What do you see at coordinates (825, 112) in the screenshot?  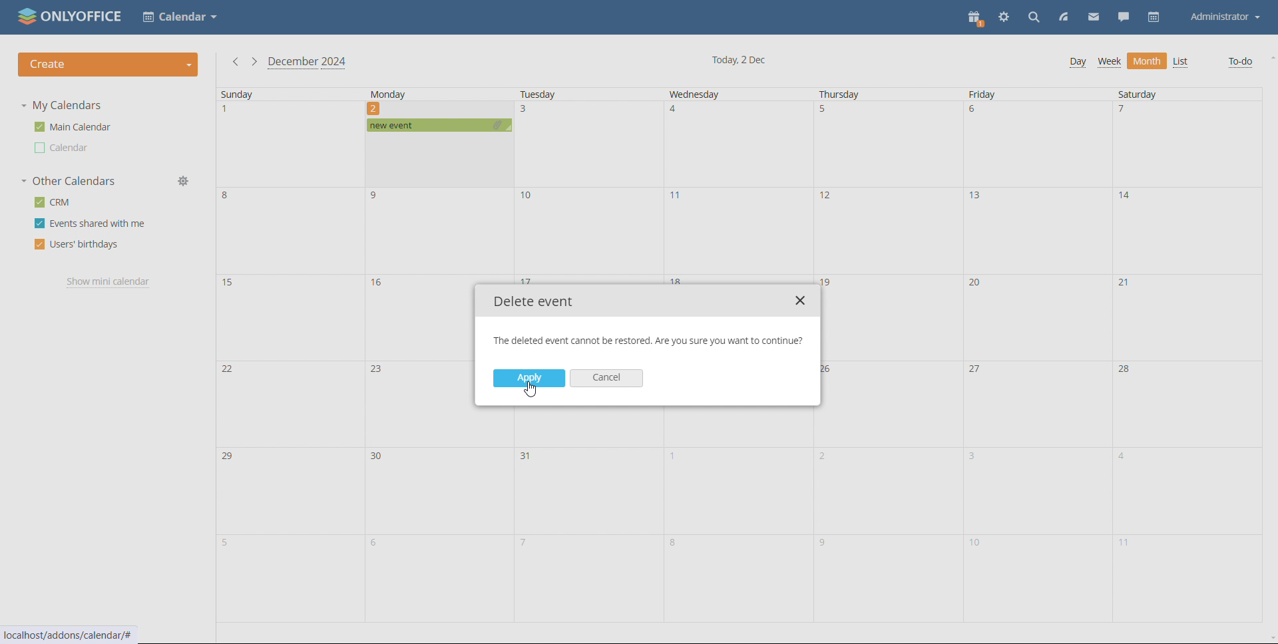 I see `5` at bounding box center [825, 112].